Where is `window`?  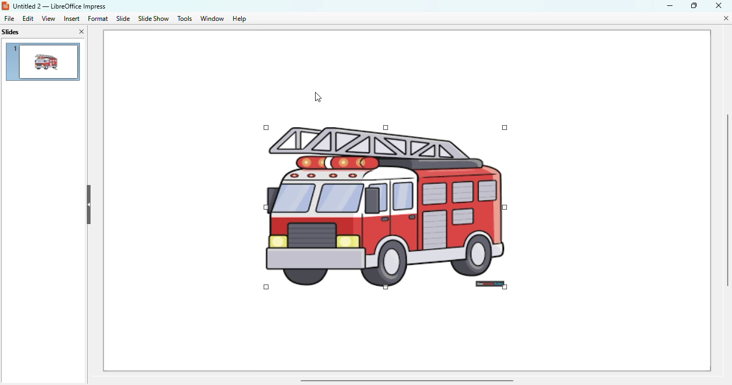
window is located at coordinates (211, 18).